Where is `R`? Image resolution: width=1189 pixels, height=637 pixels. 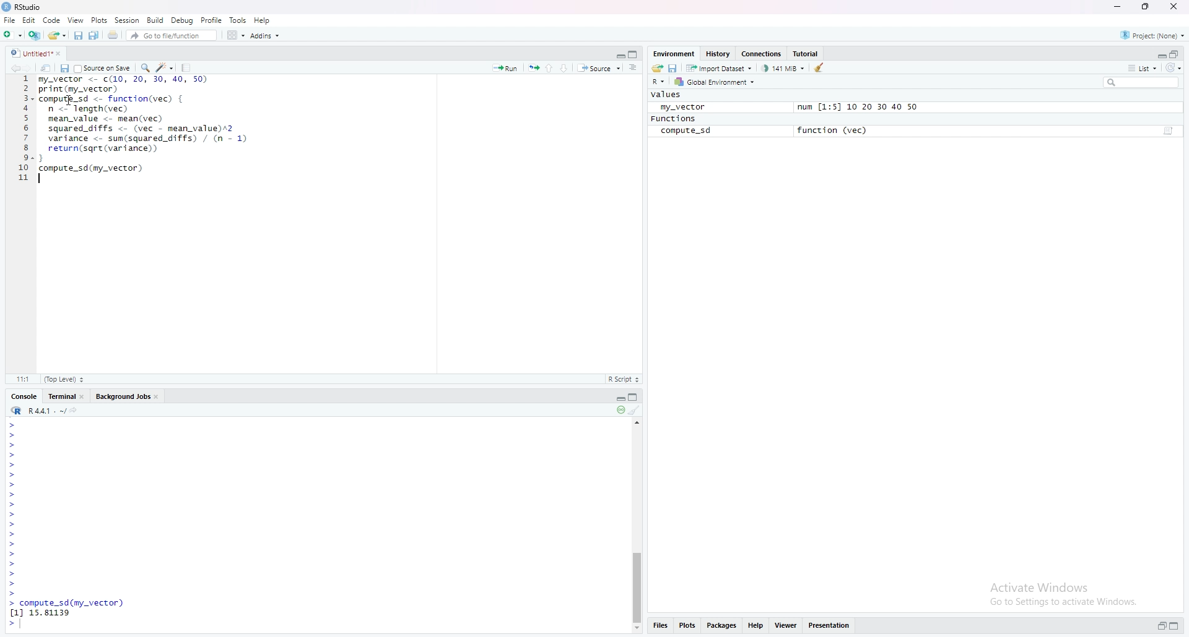
R is located at coordinates (659, 82).